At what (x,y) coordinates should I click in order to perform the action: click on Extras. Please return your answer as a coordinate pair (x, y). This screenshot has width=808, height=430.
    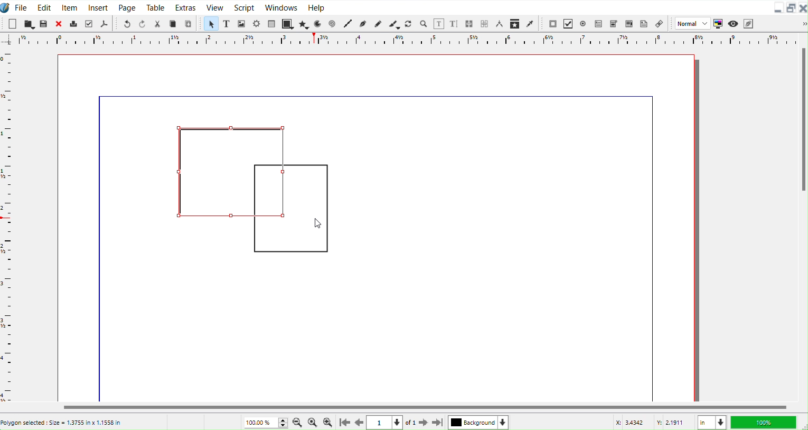
    Looking at the image, I should click on (186, 7).